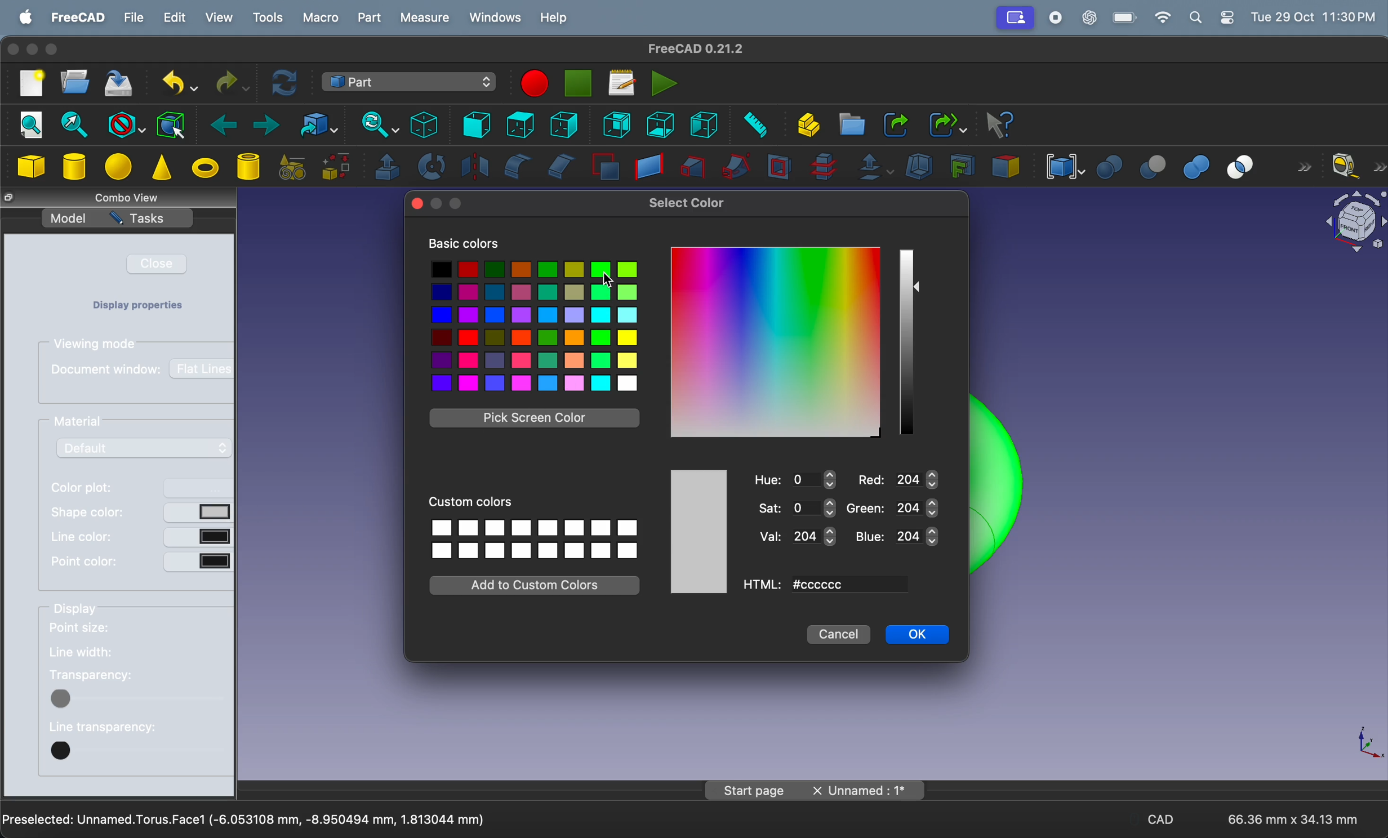  What do you see at coordinates (95, 345) in the screenshot?
I see `viewing modes` at bounding box center [95, 345].